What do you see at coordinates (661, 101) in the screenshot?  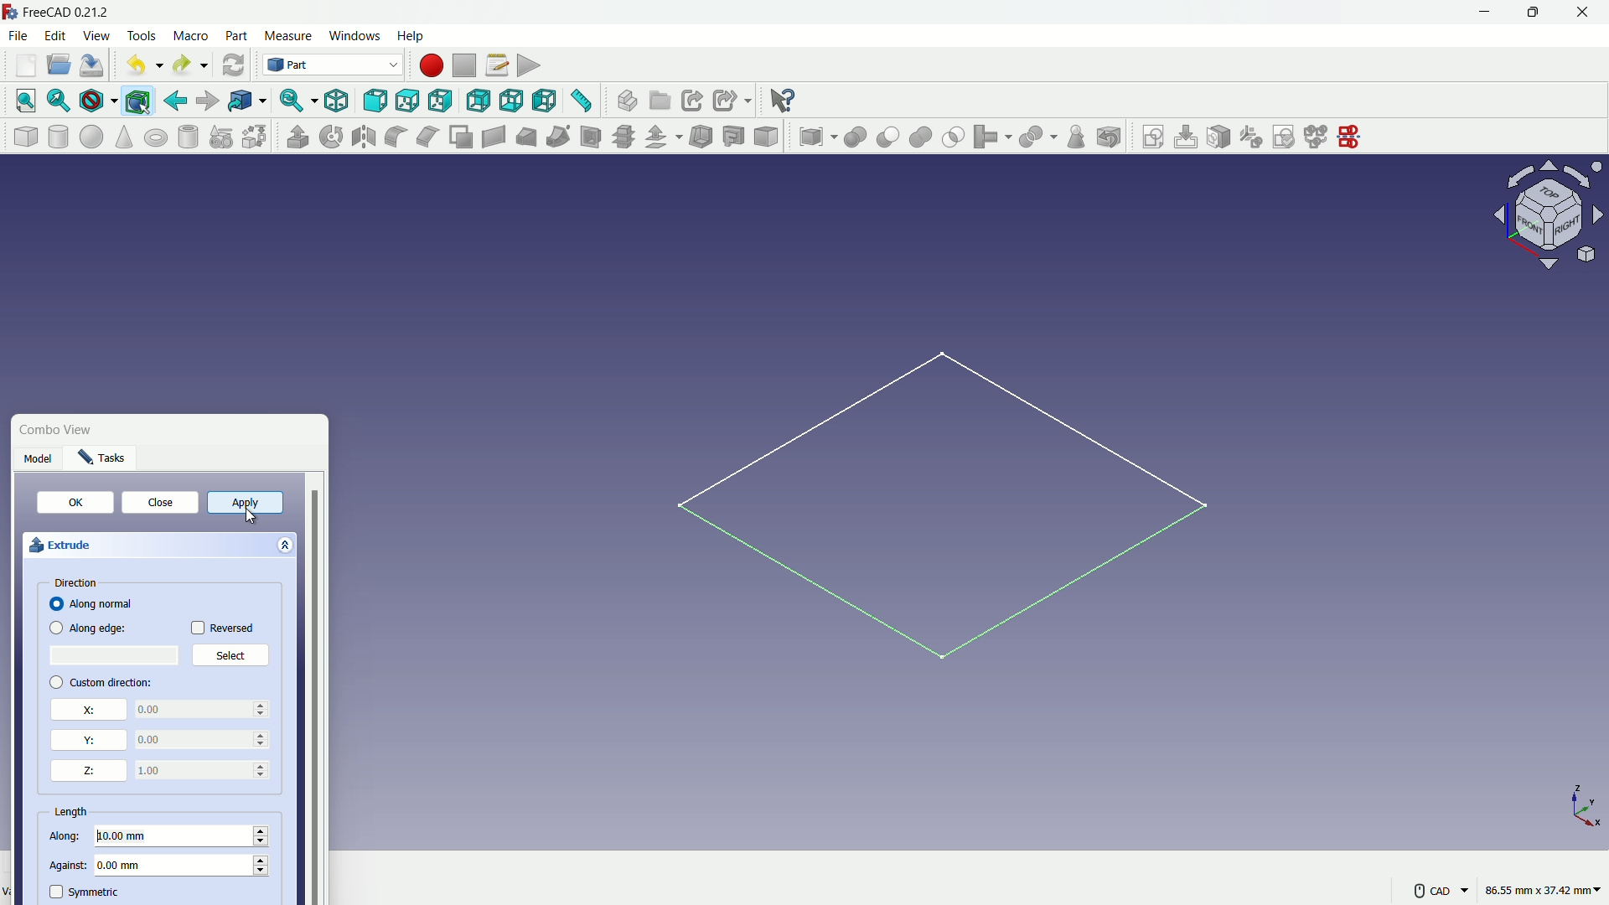 I see `create group` at bounding box center [661, 101].